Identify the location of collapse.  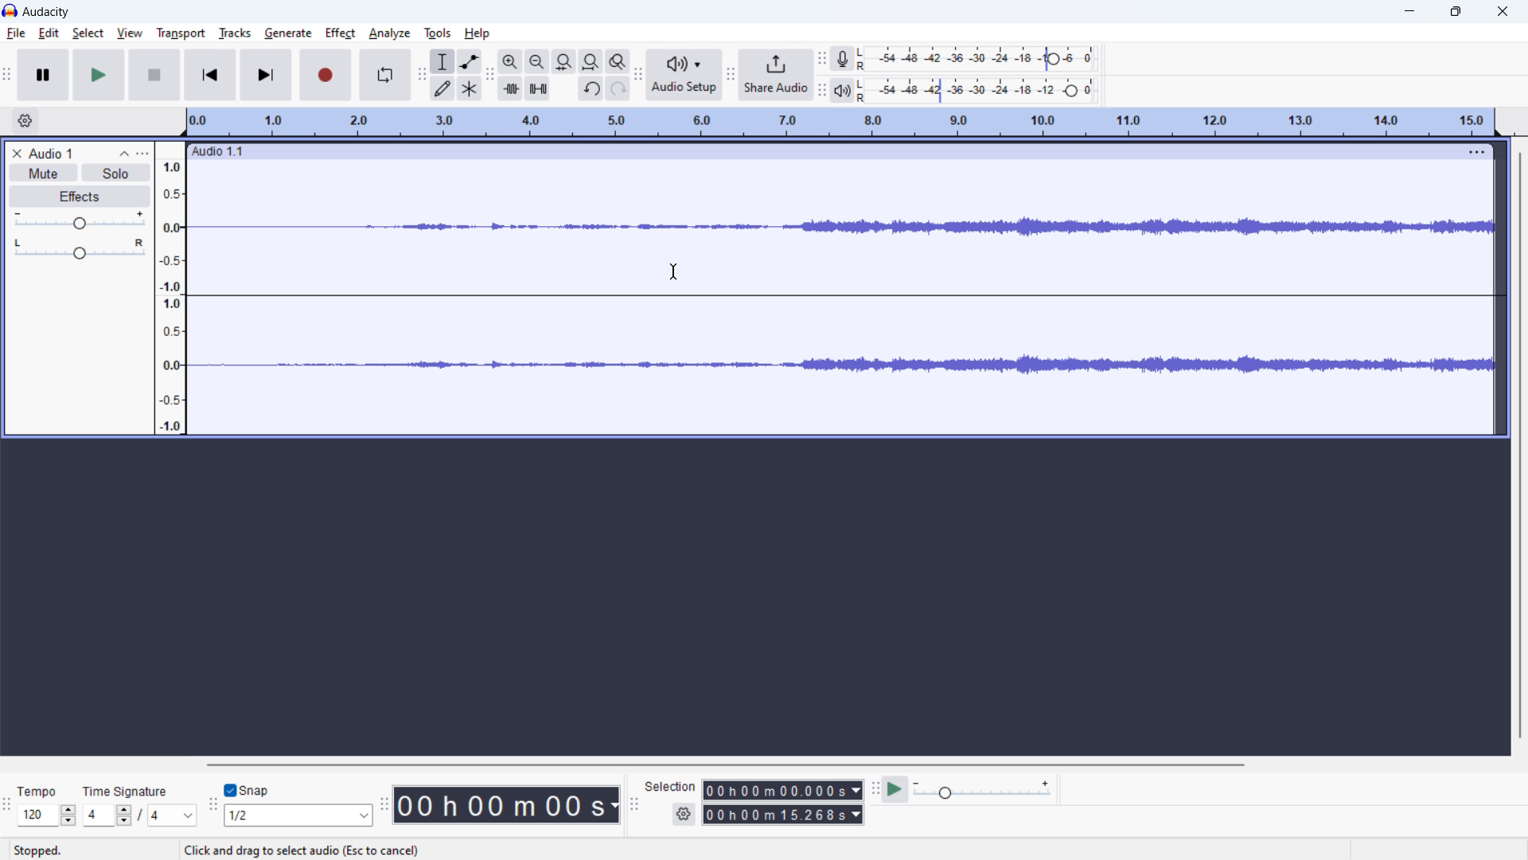
(125, 154).